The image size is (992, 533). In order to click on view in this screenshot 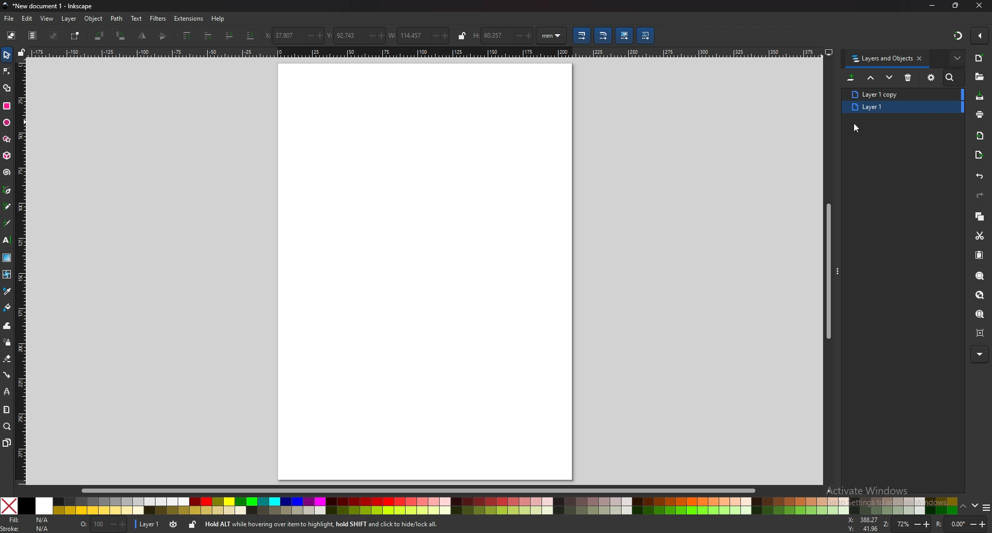, I will do `click(47, 19)`.